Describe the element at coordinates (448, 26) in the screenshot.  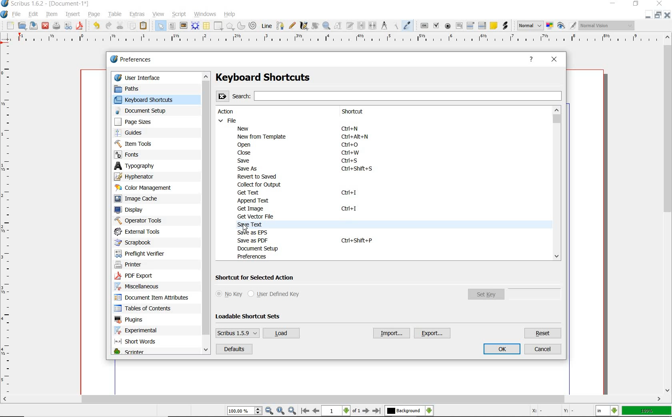
I see `pdf radio button` at that location.